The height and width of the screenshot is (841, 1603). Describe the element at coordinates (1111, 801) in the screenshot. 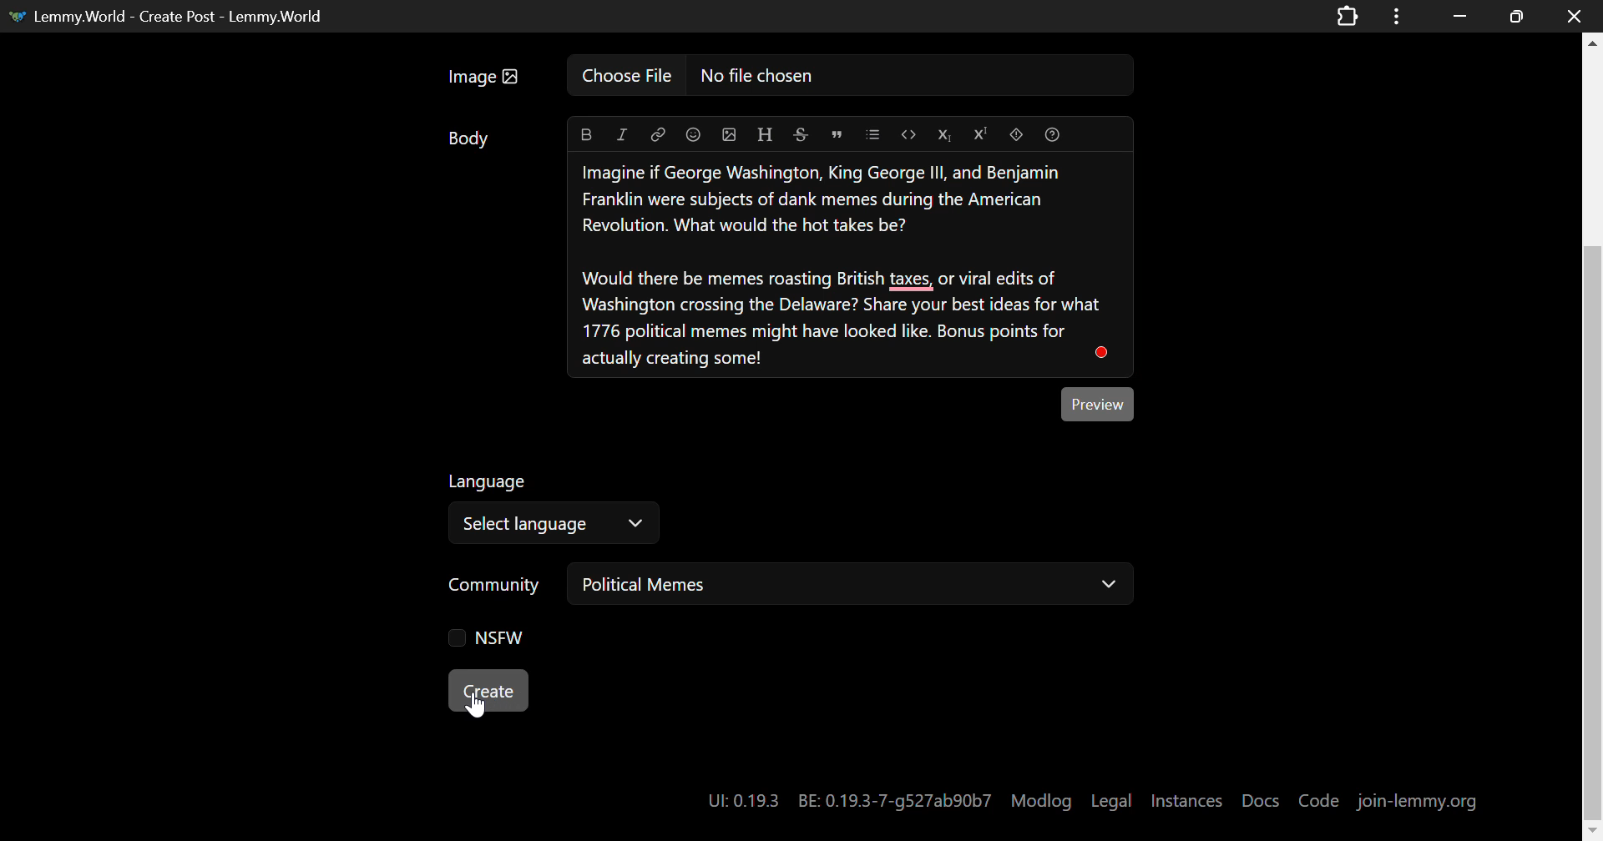

I see `Legal` at that location.